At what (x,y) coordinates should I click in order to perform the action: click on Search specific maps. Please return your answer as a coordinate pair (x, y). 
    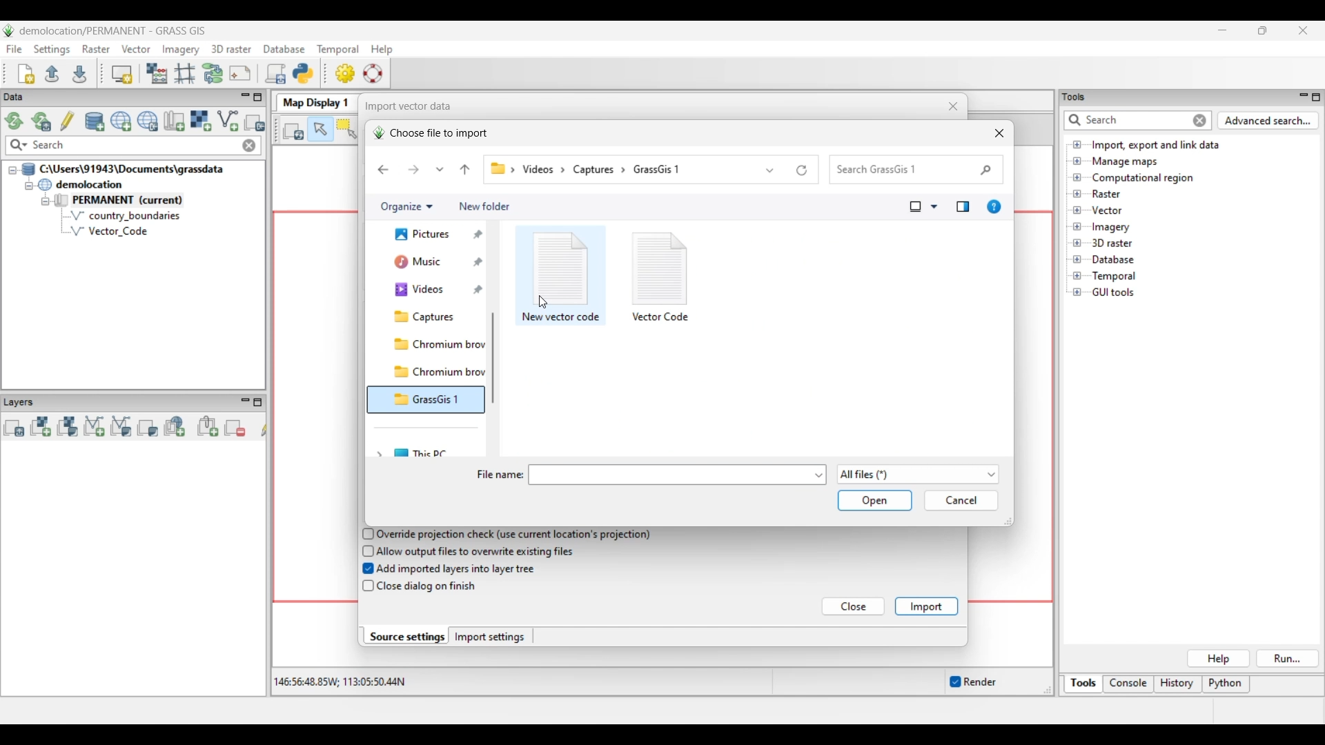
    Looking at the image, I should click on (17, 146).